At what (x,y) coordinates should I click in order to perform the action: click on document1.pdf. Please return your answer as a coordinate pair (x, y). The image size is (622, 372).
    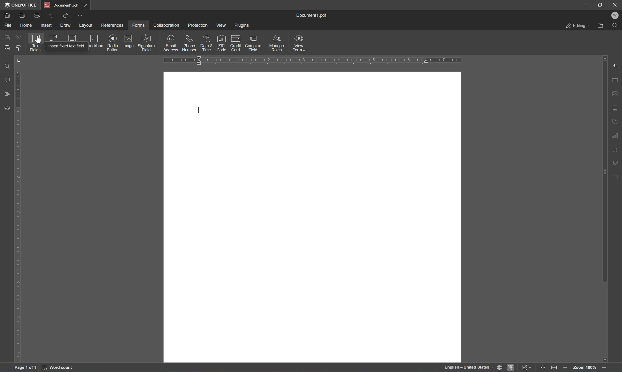
    Looking at the image, I should click on (311, 16).